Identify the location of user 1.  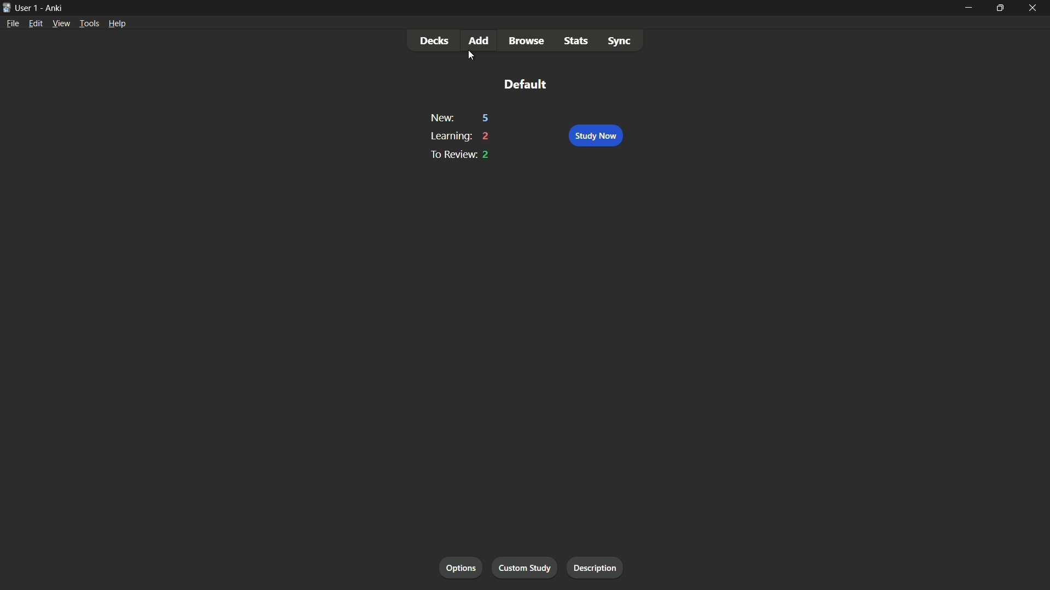
(27, 7).